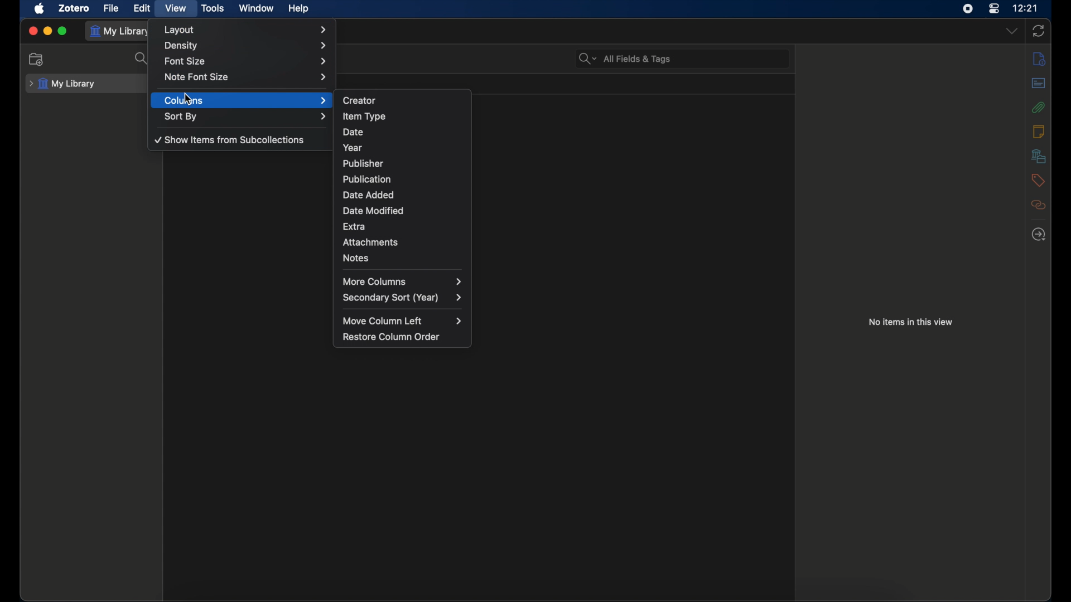  Describe the element at coordinates (354, 227) in the screenshot. I see `extra` at that location.